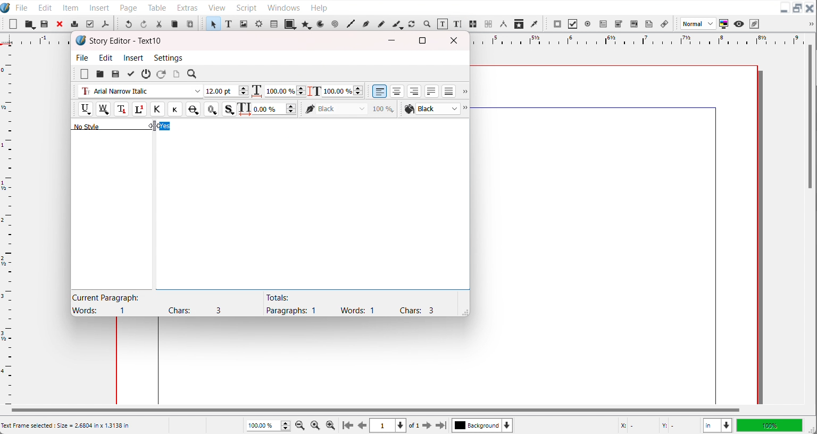 This screenshot has height=434, width=817. Describe the element at coordinates (664, 23) in the screenshot. I see `List Annotation` at that location.